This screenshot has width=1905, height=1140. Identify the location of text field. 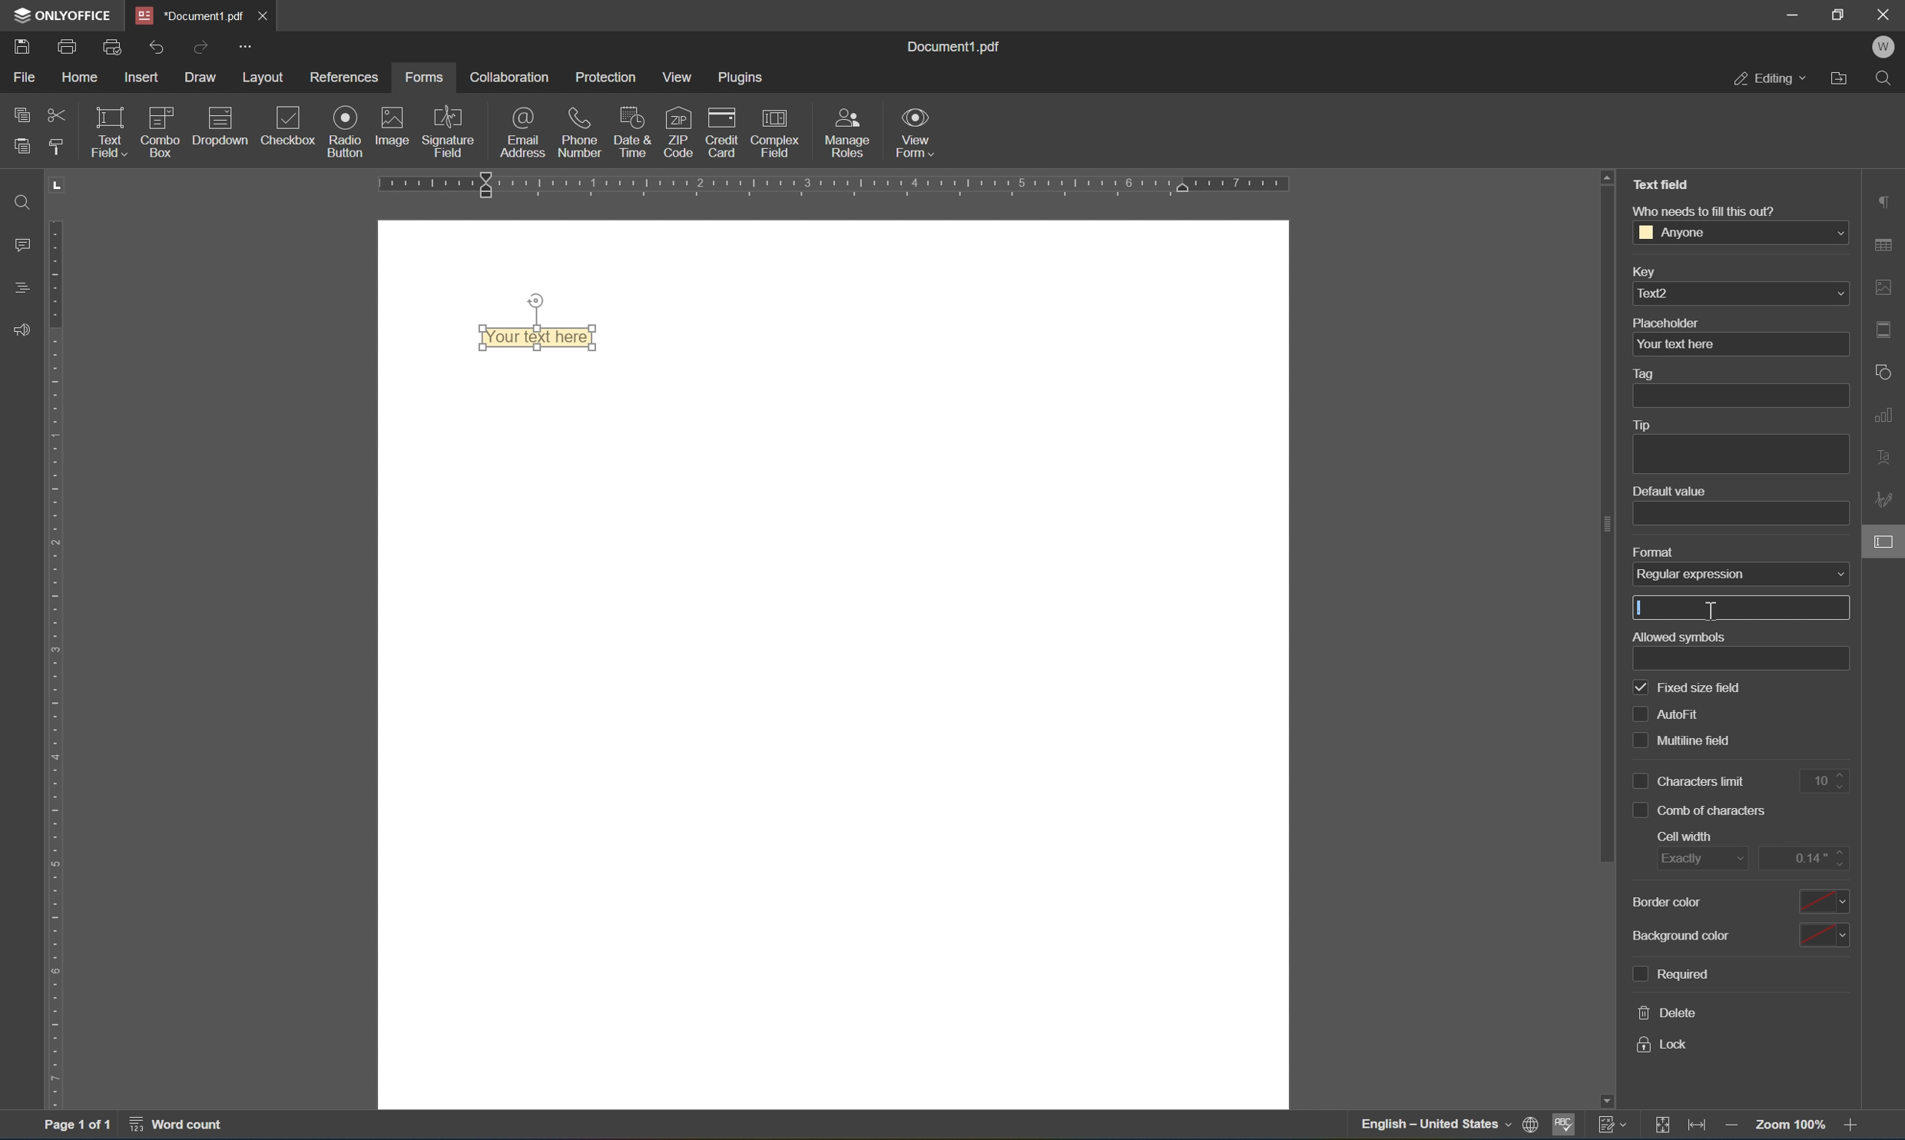
(108, 131).